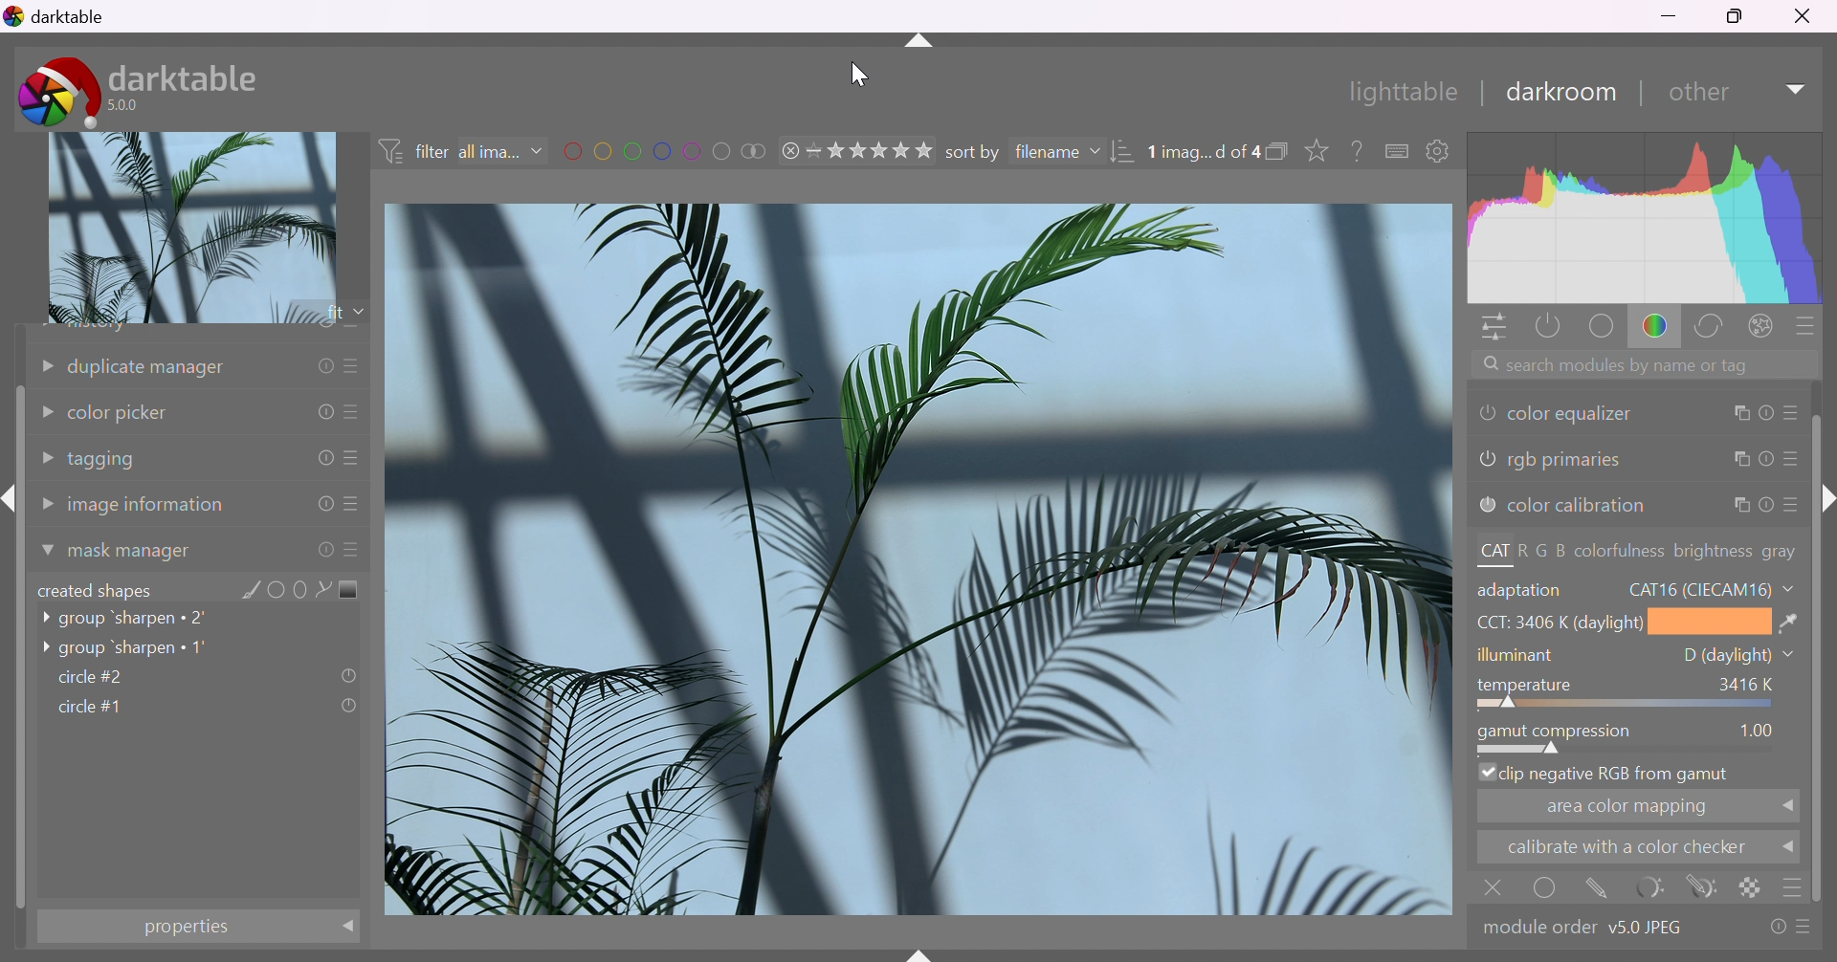  I want to click on histogram, so click(1641, 219).